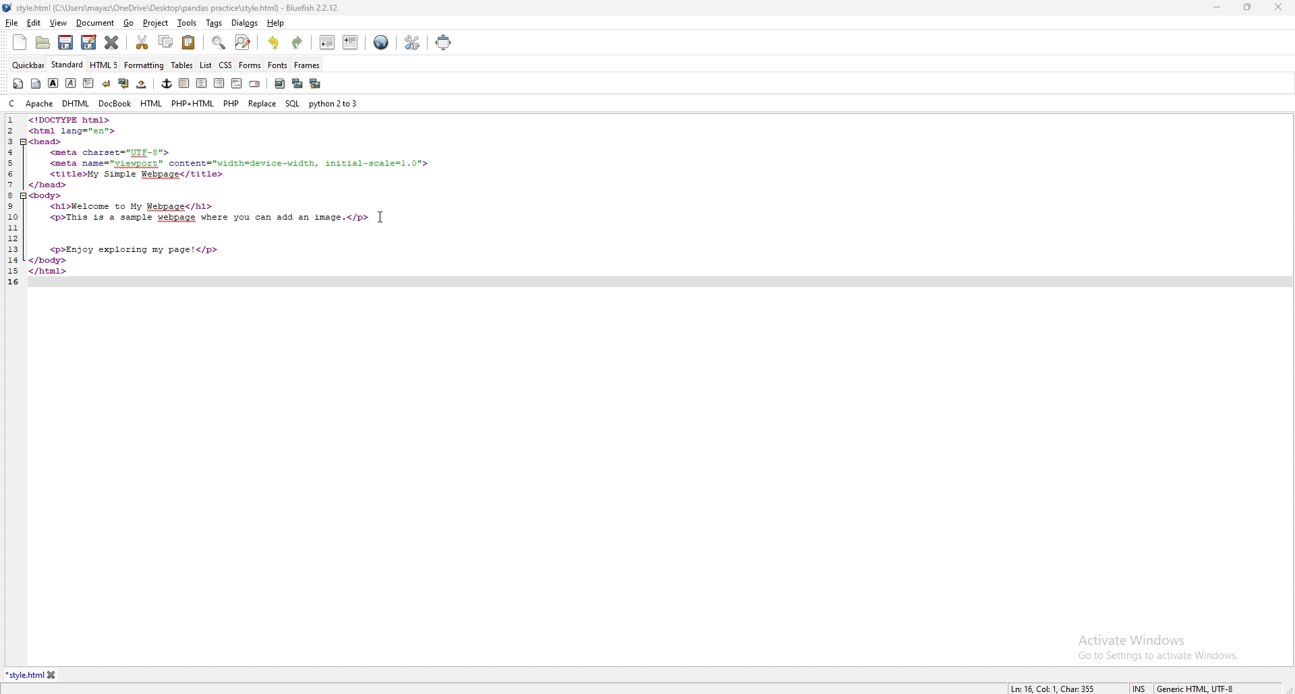 Image resolution: width=1295 pixels, height=694 pixels. I want to click on html comment, so click(237, 84).